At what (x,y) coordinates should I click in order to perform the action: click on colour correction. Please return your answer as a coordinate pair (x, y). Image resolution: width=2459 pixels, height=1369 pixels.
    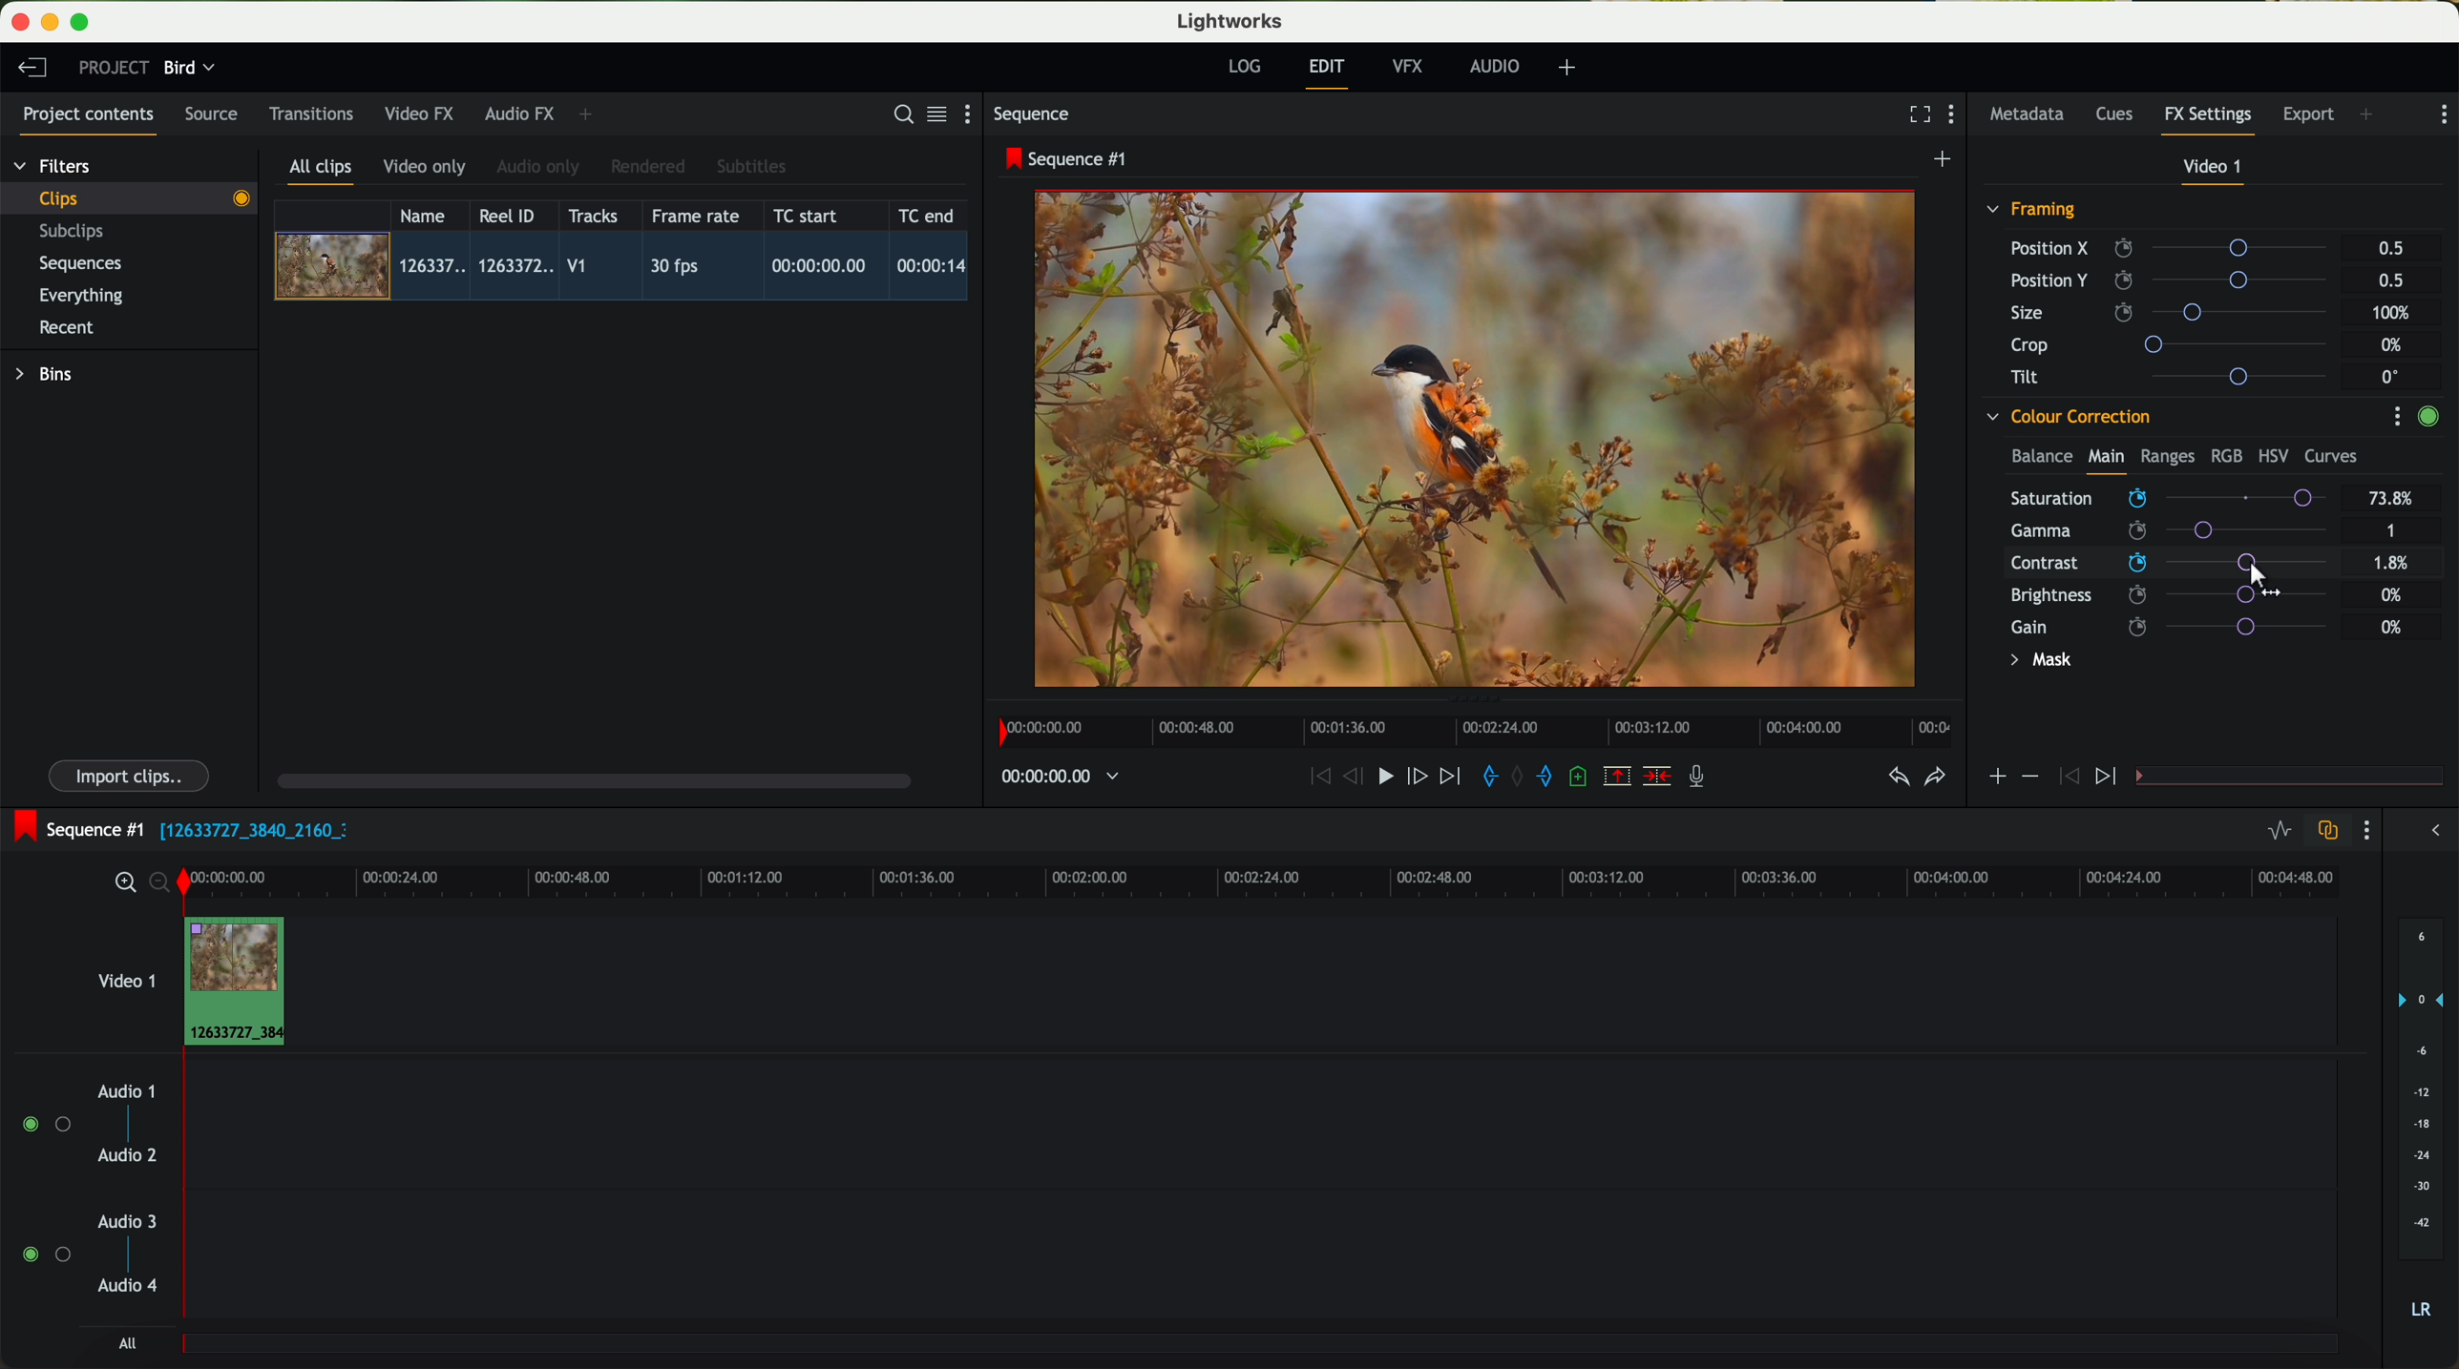
    Looking at the image, I should click on (2067, 417).